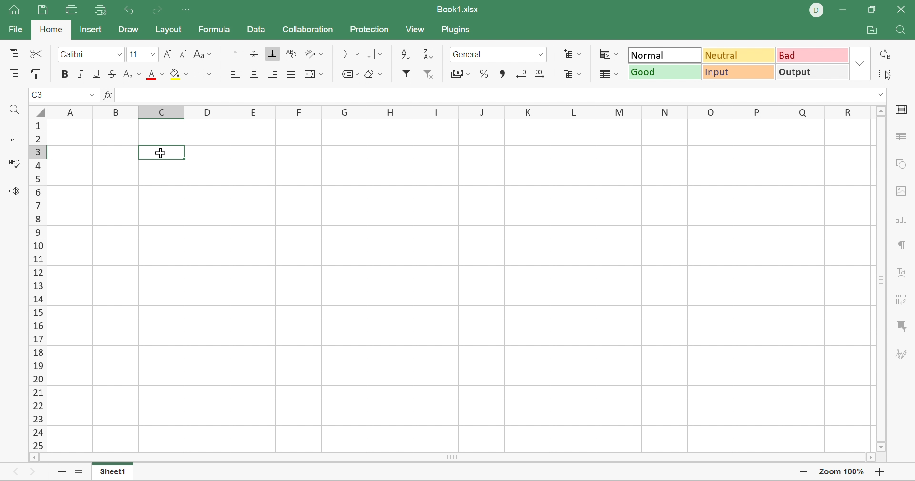 The height and width of the screenshot is (481, 915). What do you see at coordinates (168, 30) in the screenshot?
I see `Layout` at bounding box center [168, 30].